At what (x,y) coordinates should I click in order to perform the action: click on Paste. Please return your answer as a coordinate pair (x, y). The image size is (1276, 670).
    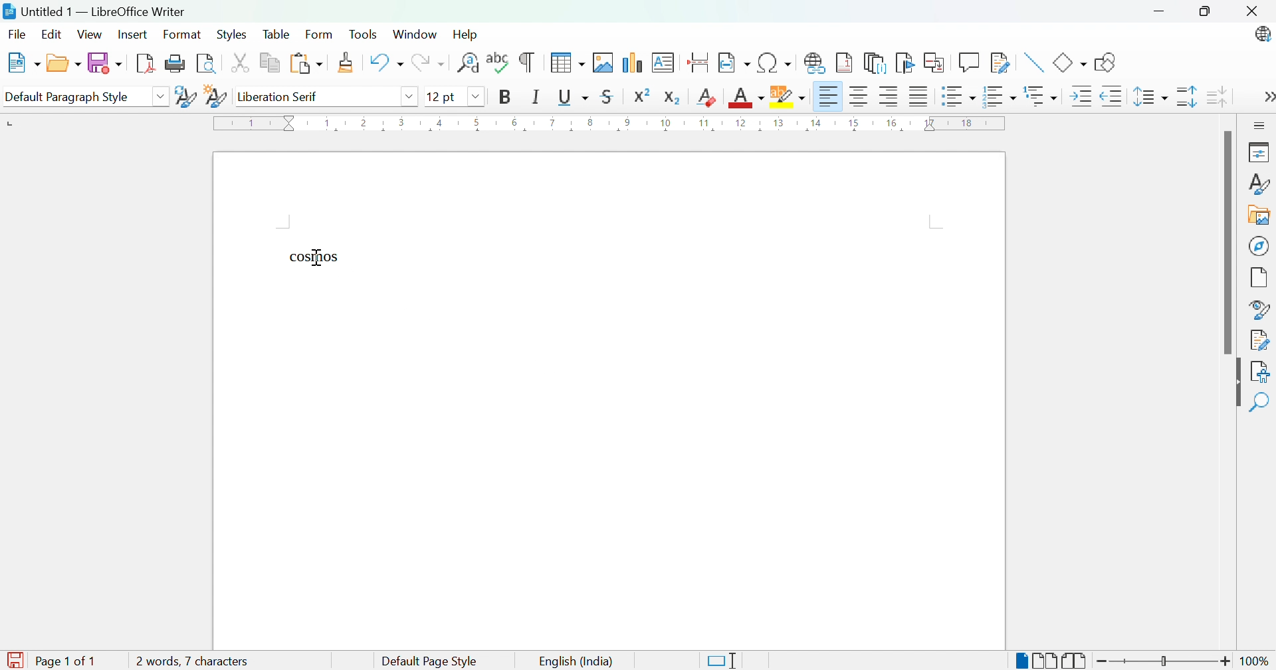
    Looking at the image, I should click on (306, 62).